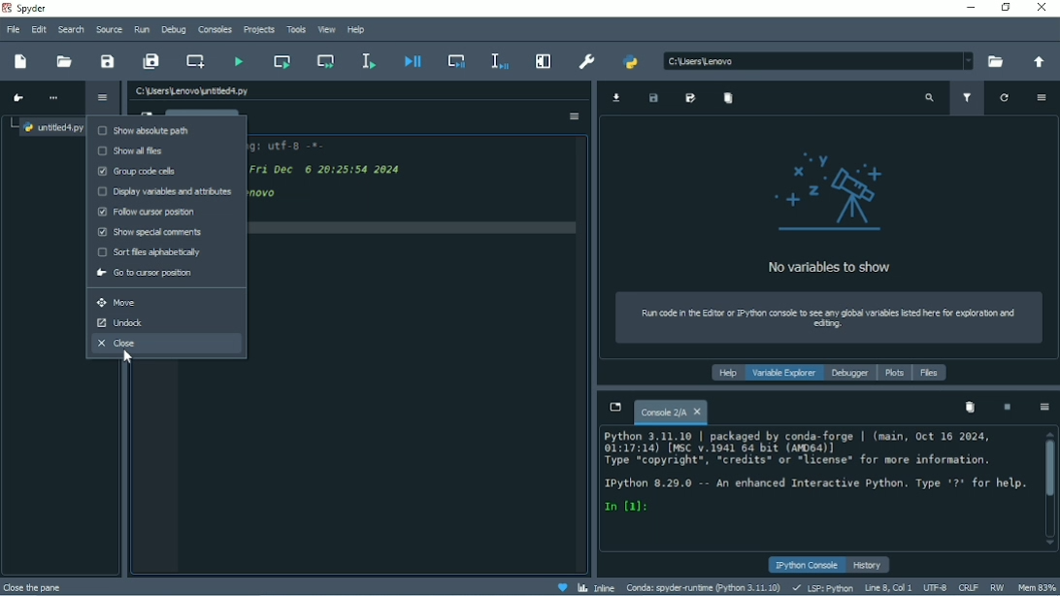 Image resolution: width=1060 pixels, height=596 pixels. What do you see at coordinates (689, 98) in the screenshot?
I see `Save data as` at bounding box center [689, 98].